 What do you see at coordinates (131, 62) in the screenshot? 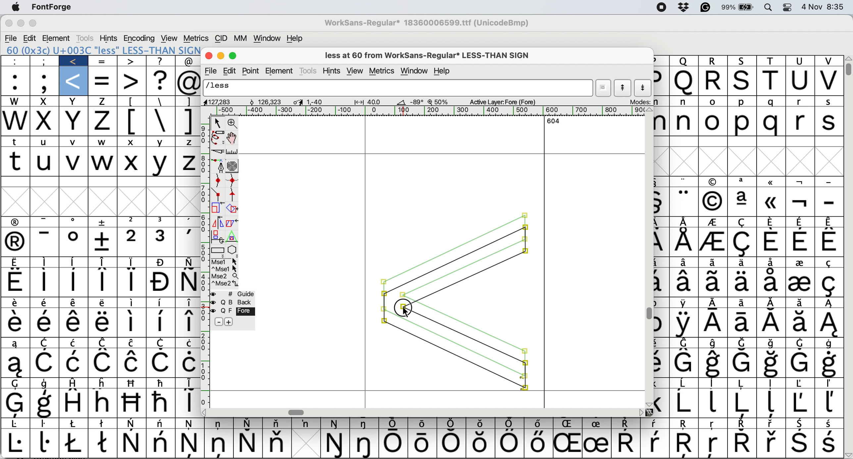
I see `>` at bounding box center [131, 62].